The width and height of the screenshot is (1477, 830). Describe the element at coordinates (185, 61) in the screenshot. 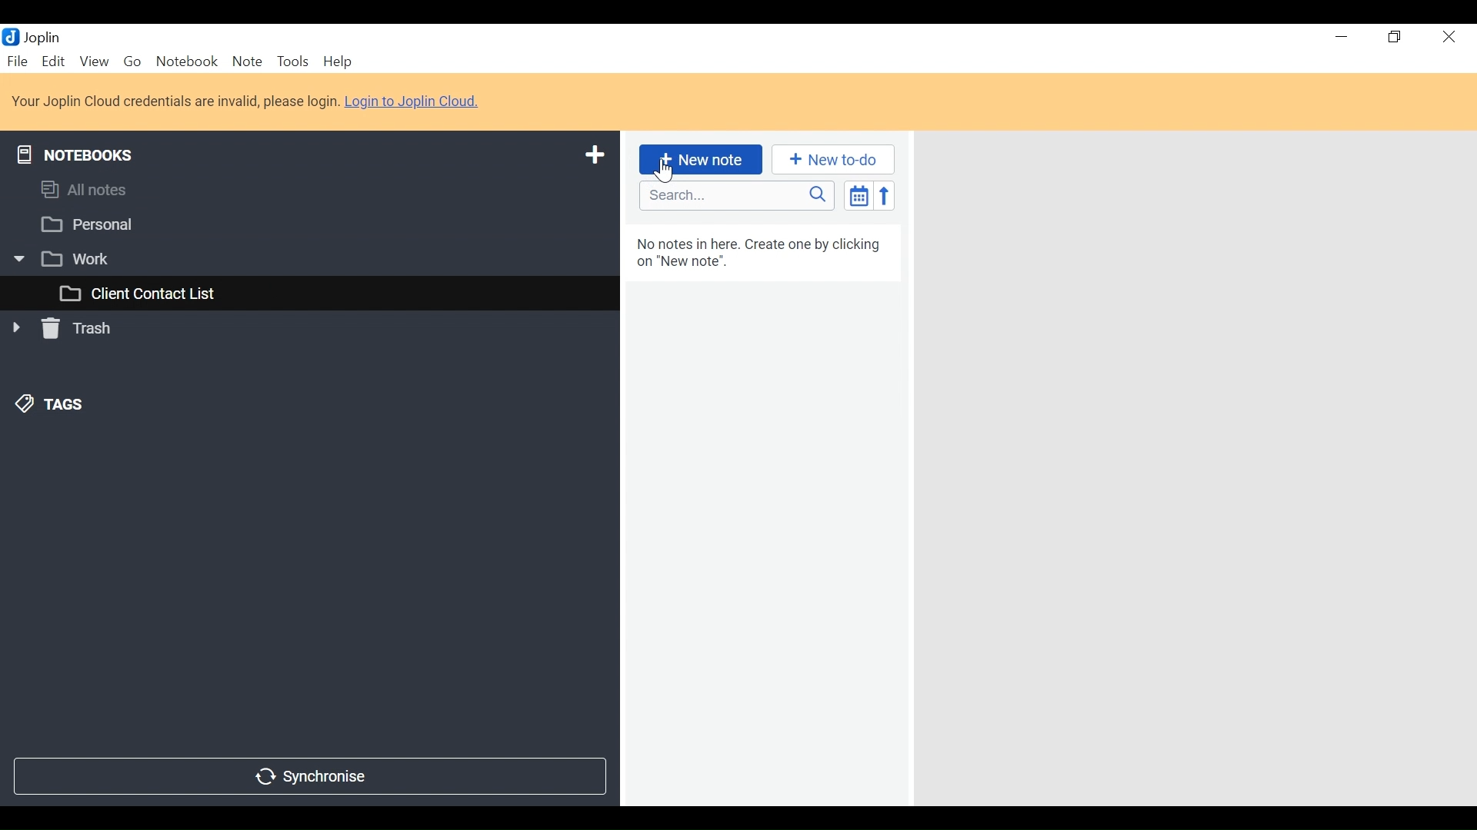

I see `Notebook` at that location.